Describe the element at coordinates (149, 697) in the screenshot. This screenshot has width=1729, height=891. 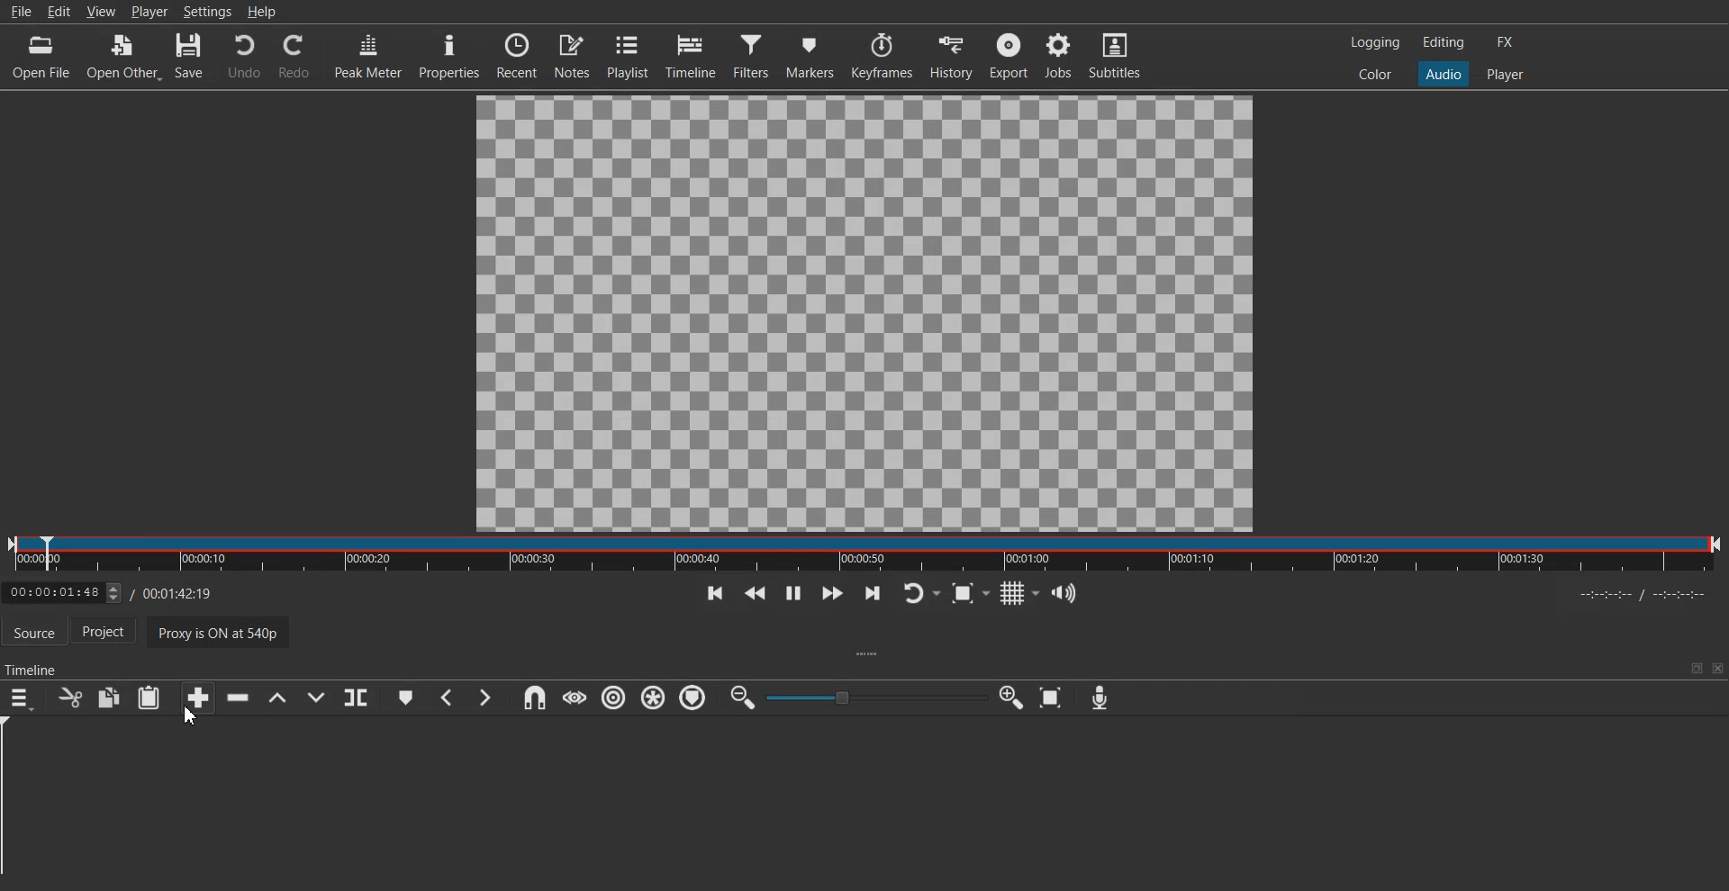
I see `Paste` at that location.